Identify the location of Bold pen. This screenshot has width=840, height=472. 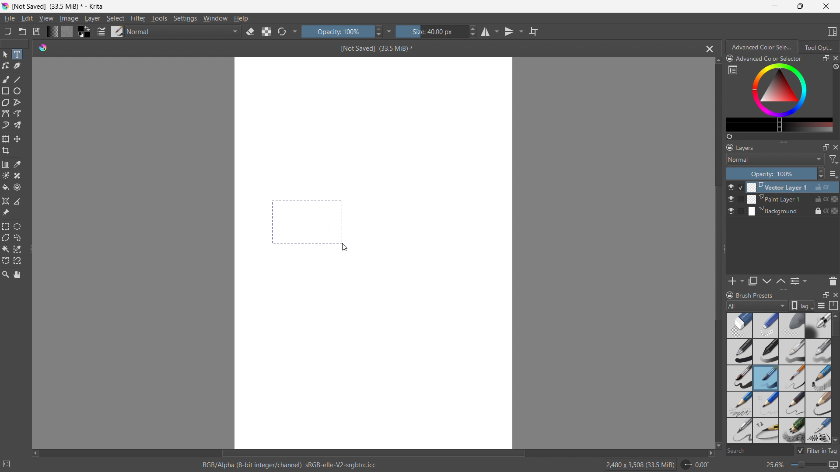
(818, 326).